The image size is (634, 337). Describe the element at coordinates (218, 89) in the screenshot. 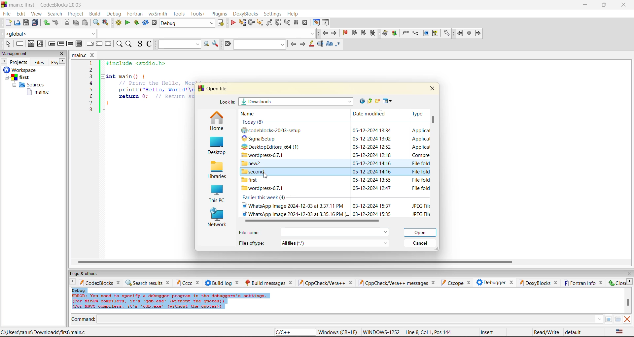

I see `open file` at that location.